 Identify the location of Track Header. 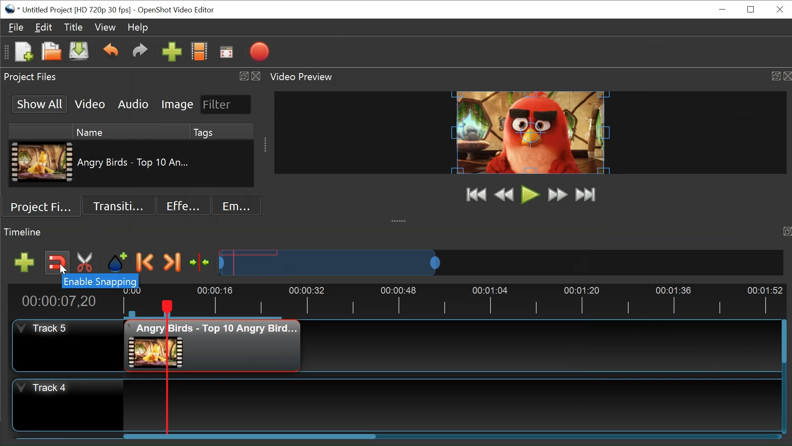
(68, 404).